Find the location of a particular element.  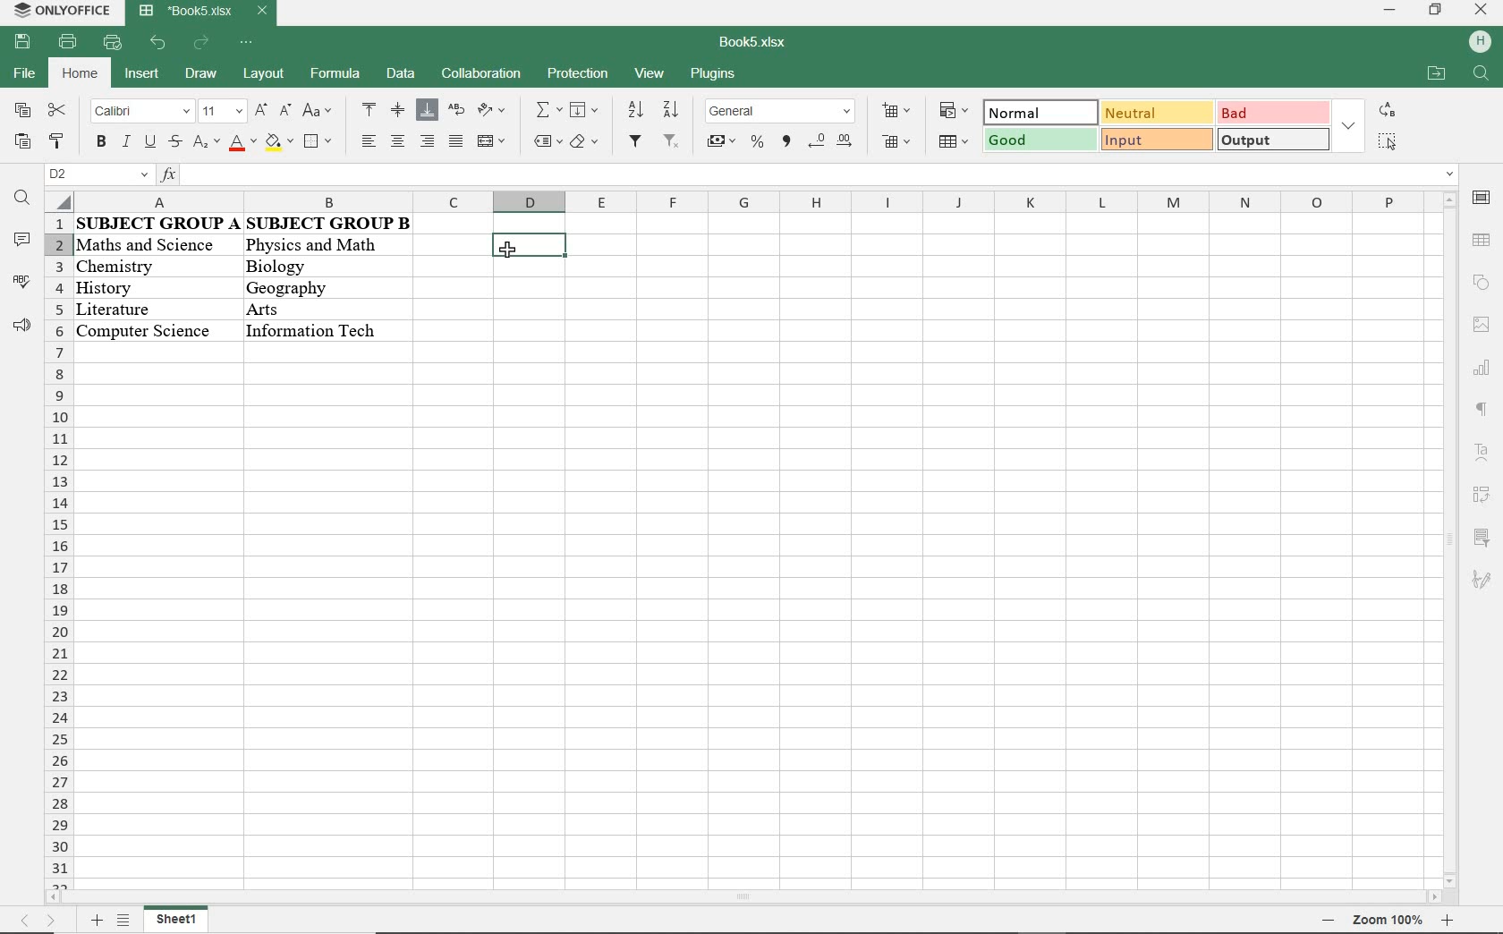

strikethrough is located at coordinates (174, 142).